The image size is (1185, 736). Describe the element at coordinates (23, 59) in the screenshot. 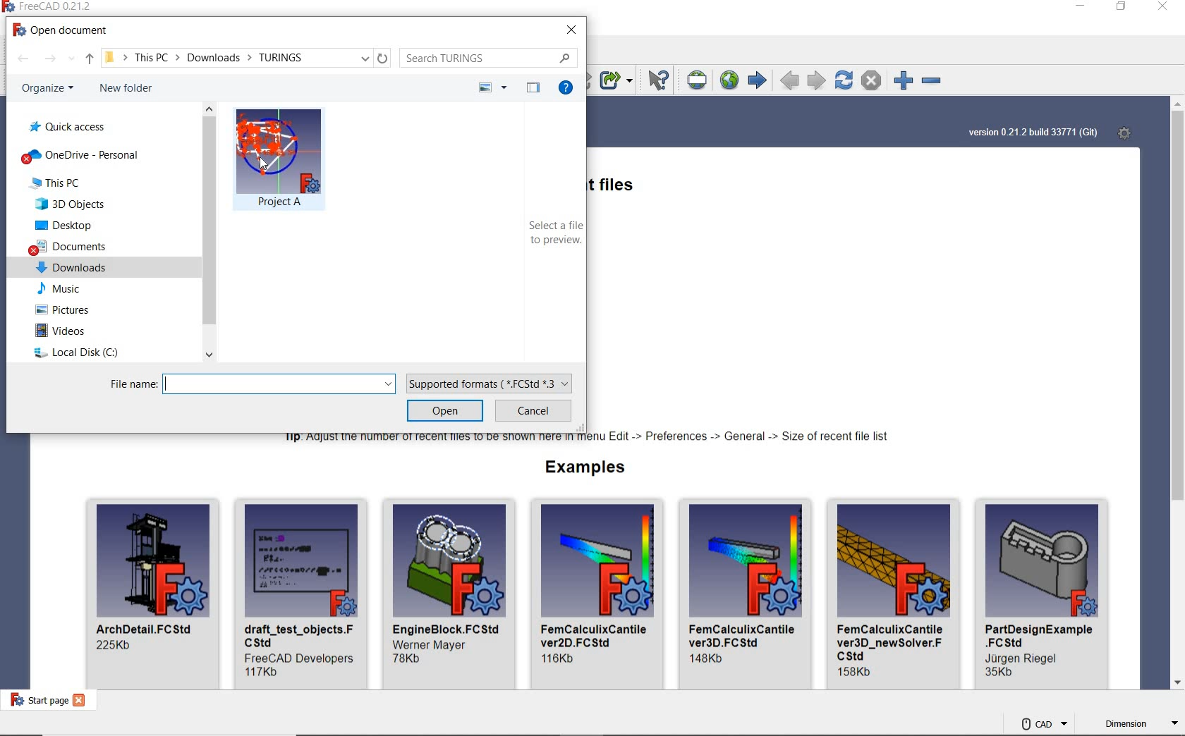

I see `BACK` at that location.